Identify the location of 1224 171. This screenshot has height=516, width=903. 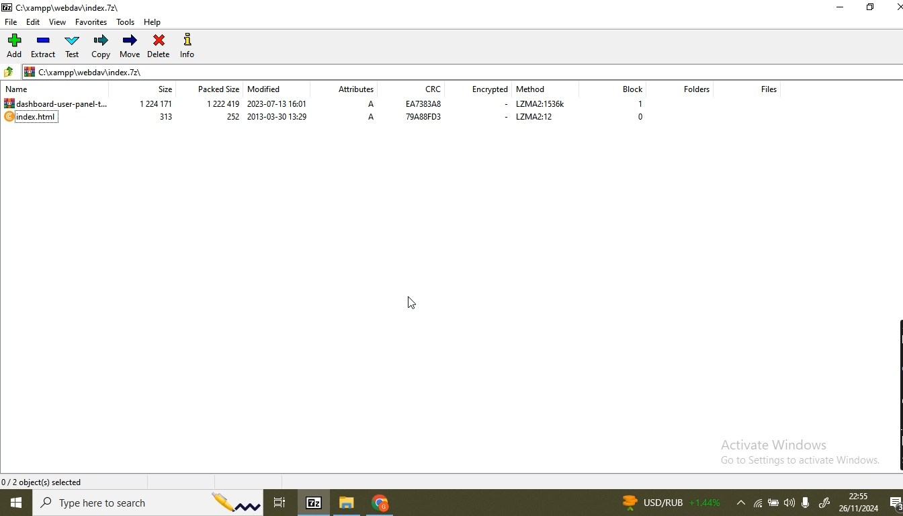
(155, 103).